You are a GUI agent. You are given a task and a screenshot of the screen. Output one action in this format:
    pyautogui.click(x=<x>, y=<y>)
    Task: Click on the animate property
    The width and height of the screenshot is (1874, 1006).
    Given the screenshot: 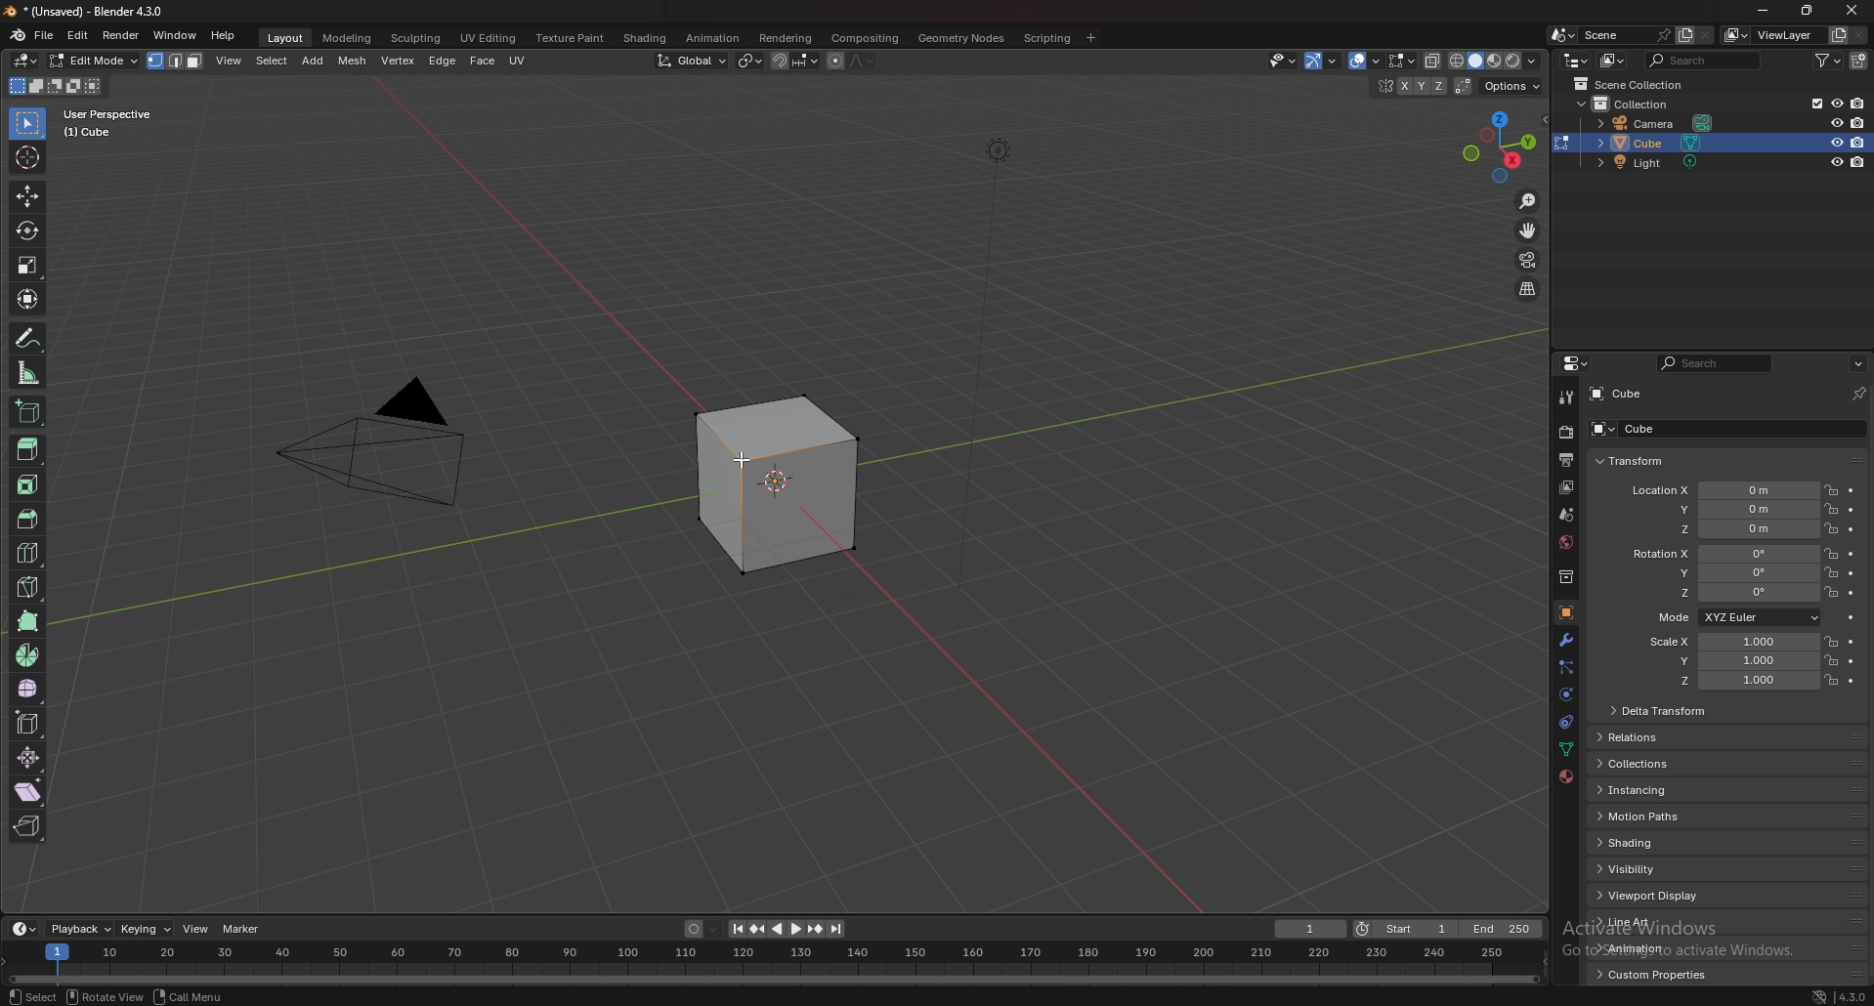 What is the action you would take?
    pyautogui.click(x=1852, y=509)
    